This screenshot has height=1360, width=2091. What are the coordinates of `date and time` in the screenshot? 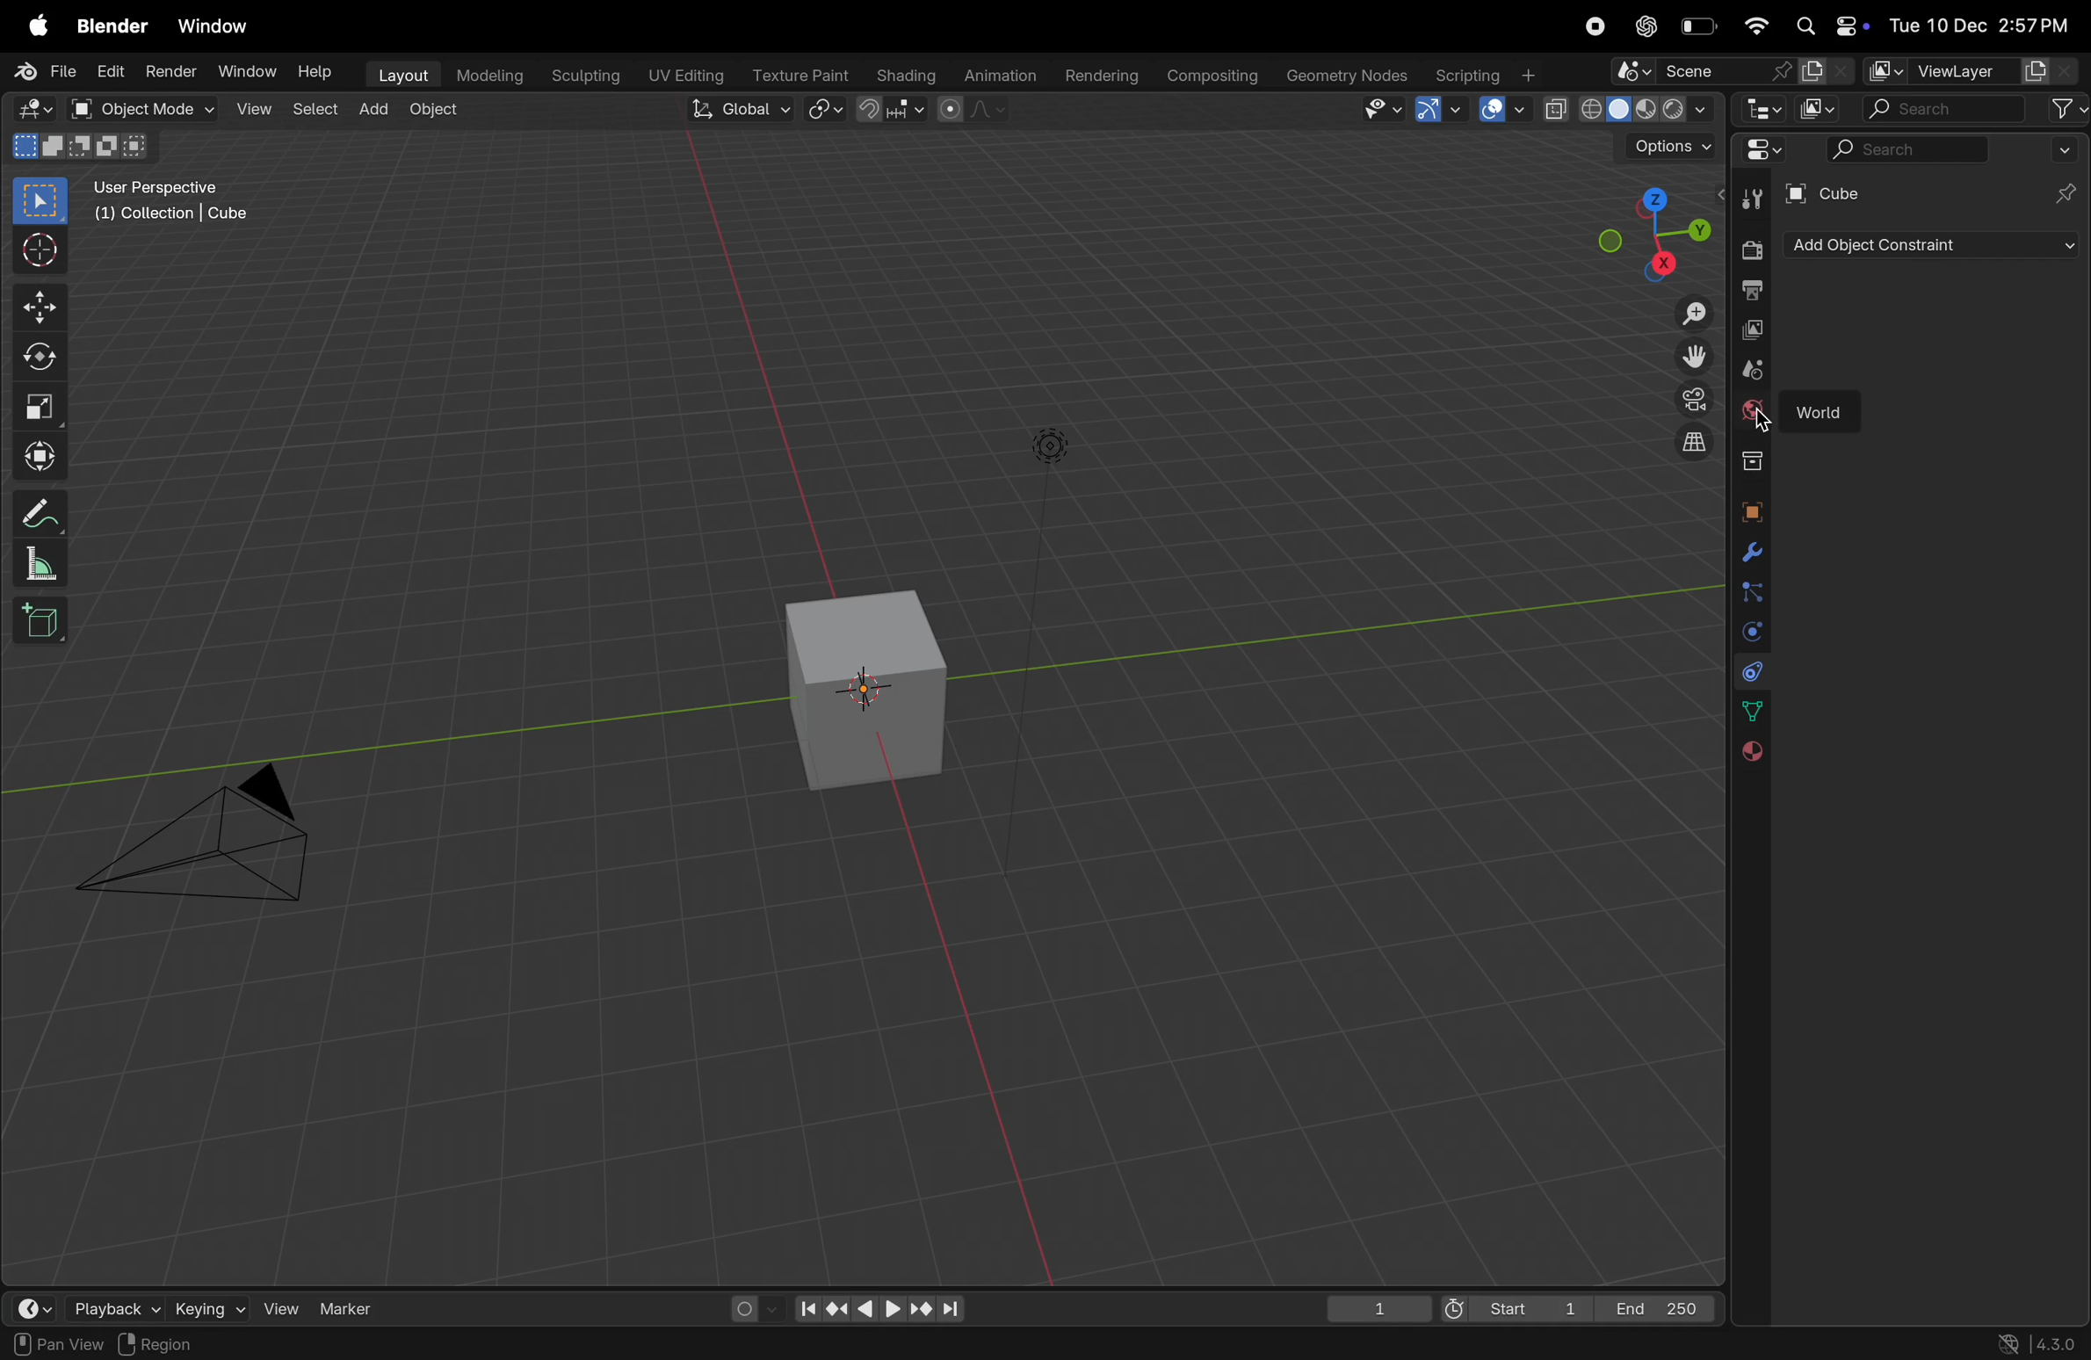 It's located at (1986, 25).